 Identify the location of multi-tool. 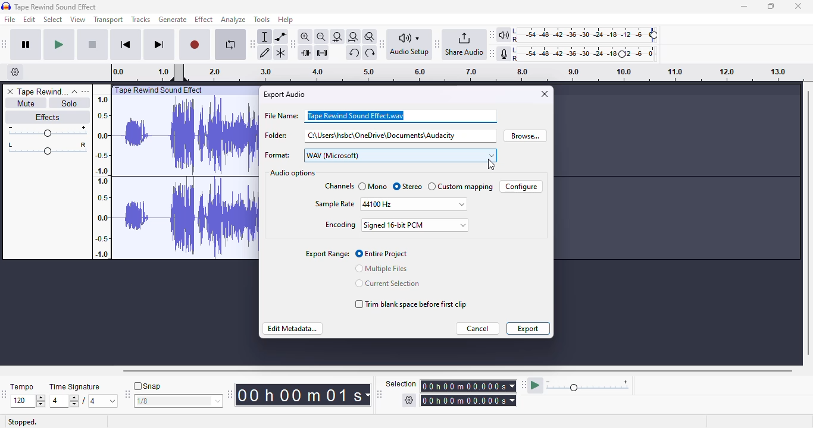
(280, 53).